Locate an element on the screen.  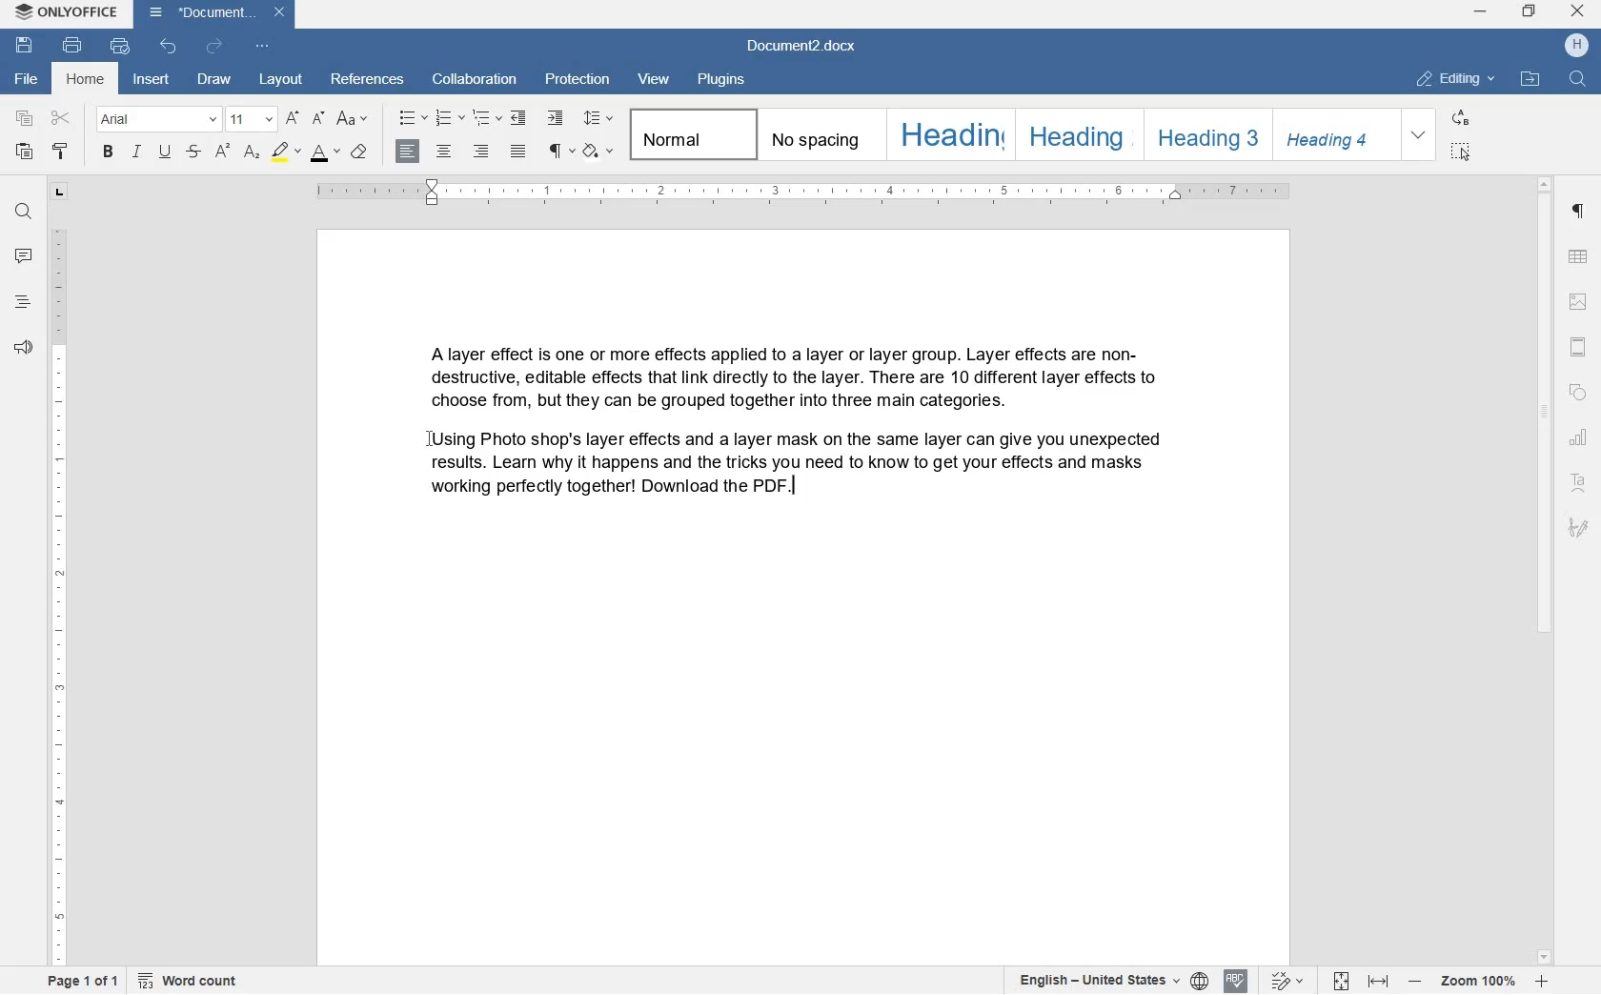
COMMENTS is located at coordinates (22, 255).